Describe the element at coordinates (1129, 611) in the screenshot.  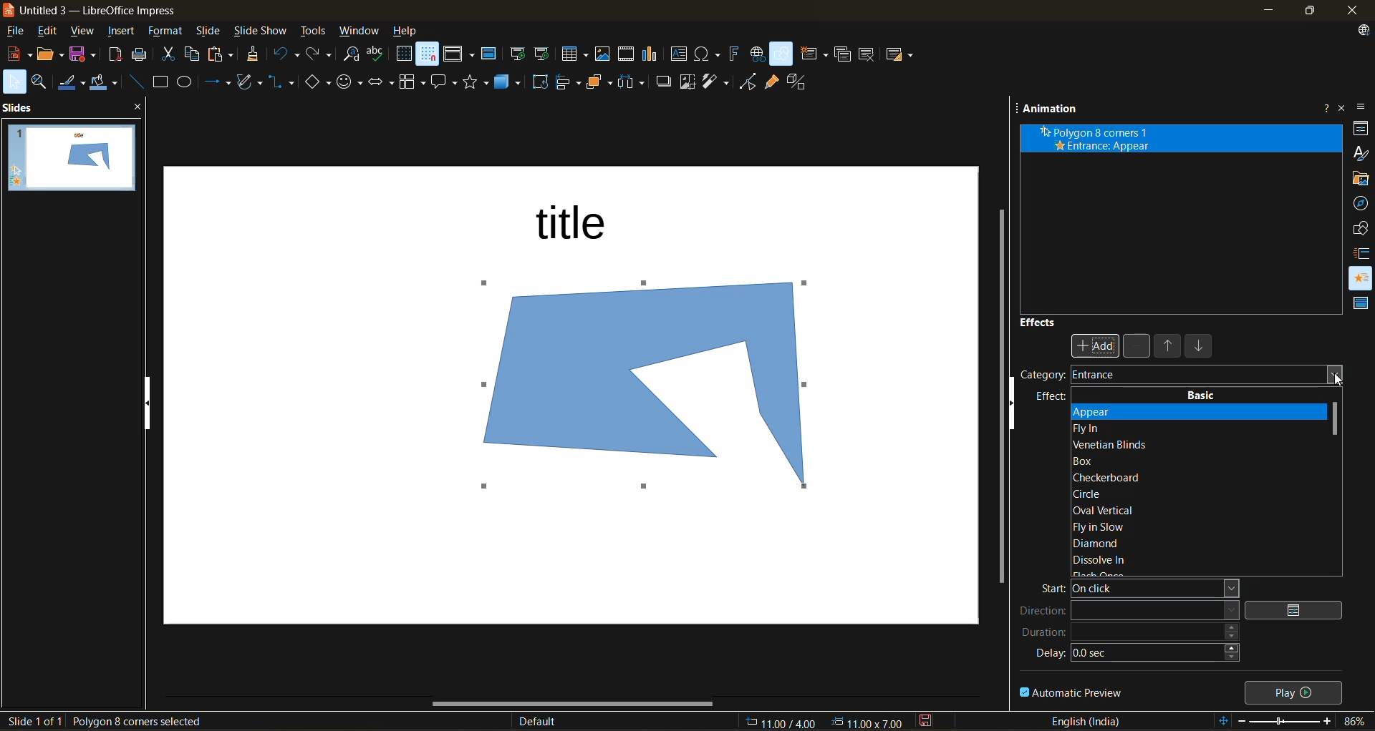
I see `direction` at that location.